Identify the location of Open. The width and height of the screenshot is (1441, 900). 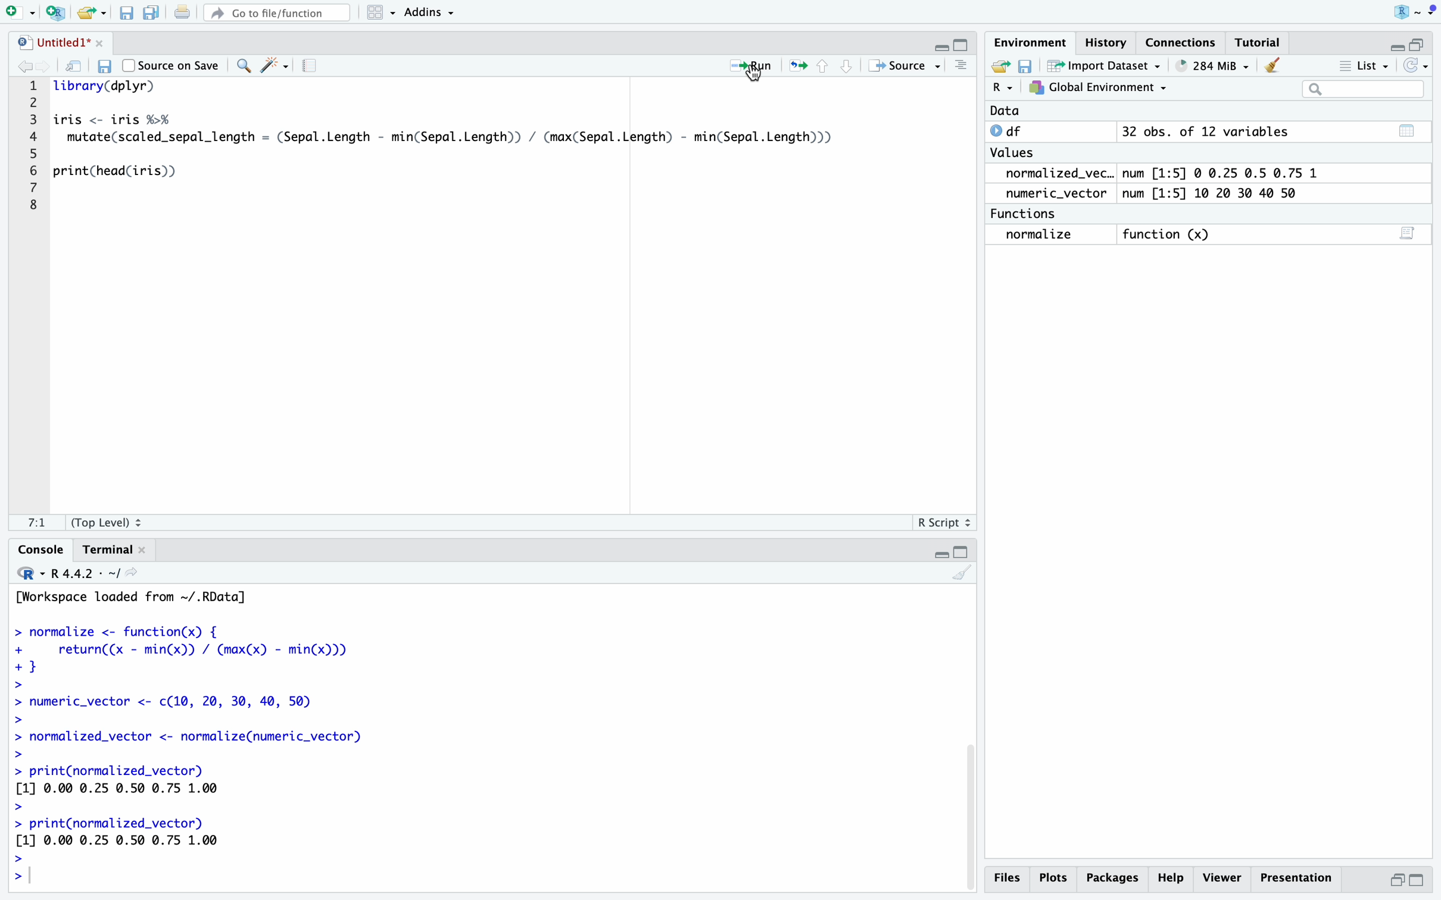
(998, 65).